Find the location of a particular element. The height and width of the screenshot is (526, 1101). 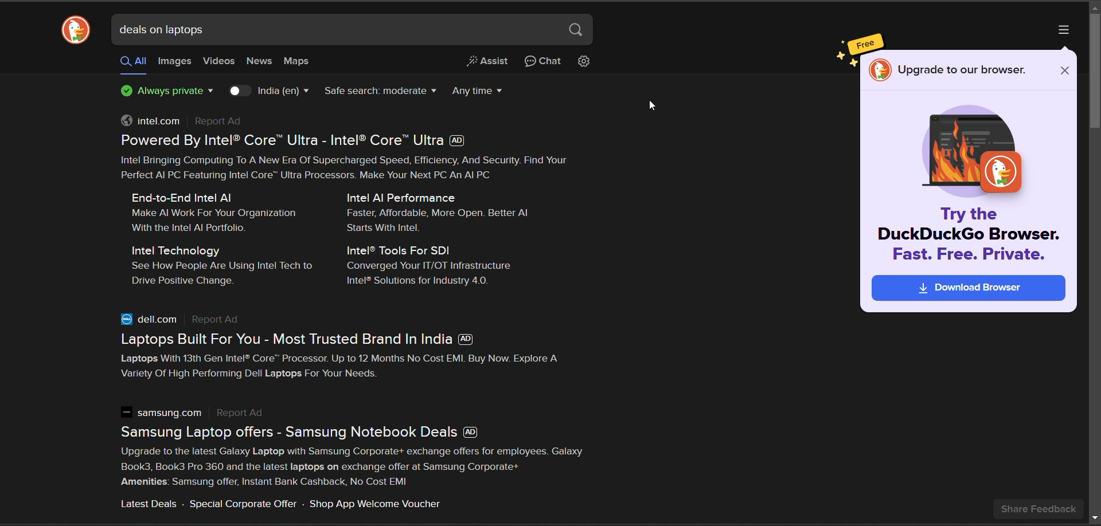

Powered By Intel® Core™ Ultra - Intel® Core™ Ultra (5) is located at coordinates (299, 140).